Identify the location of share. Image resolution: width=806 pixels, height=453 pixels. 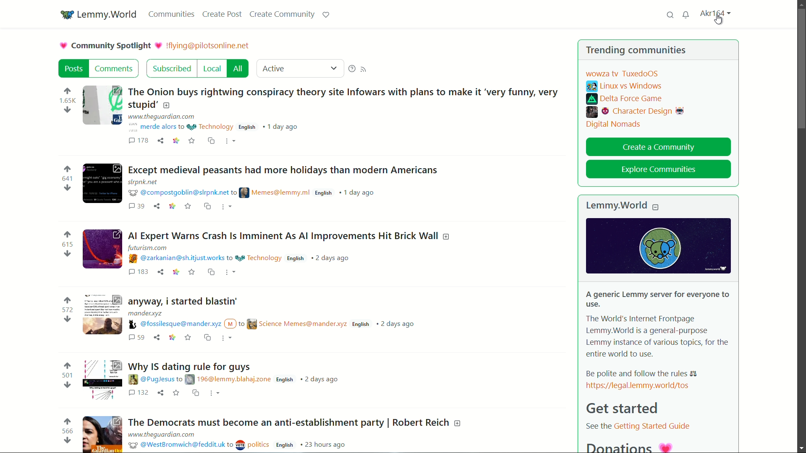
(156, 337).